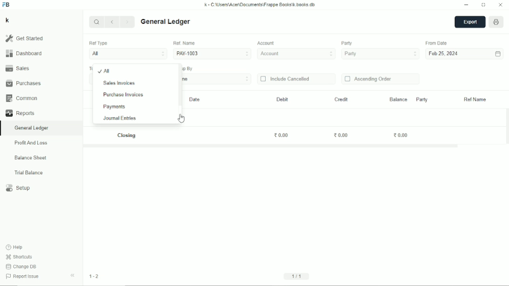 This screenshot has width=509, height=286. What do you see at coordinates (184, 43) in the screenshot?
I see `Ref. Name` at bounding box center [184, 43].